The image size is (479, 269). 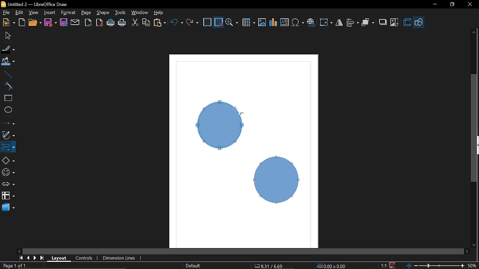 I want to click on Location, so click(x=332, y=266).